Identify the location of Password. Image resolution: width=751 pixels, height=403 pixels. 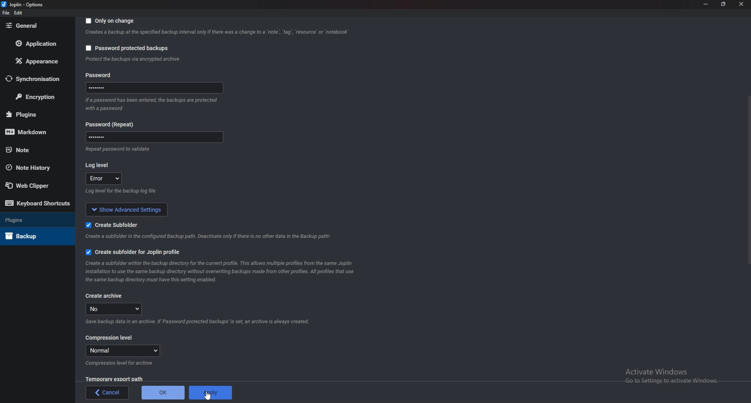
(153, 89).